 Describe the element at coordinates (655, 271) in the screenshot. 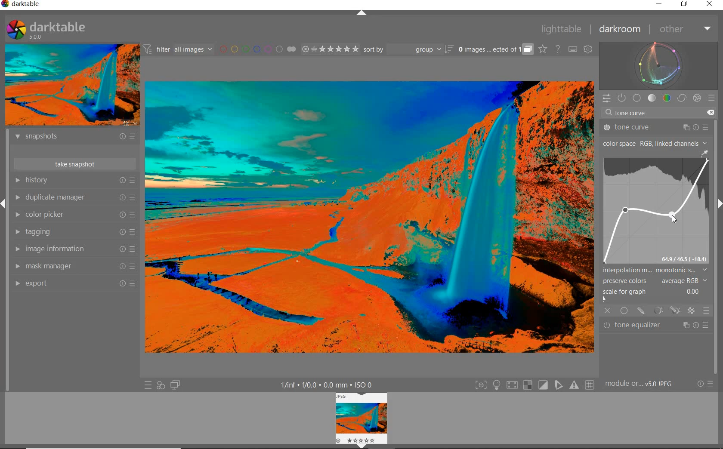

I see `INTERPOLATION` at that location.